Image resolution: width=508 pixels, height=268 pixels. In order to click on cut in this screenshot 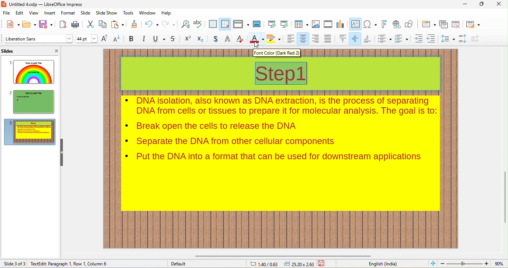, I will do `click(91, 24)`.